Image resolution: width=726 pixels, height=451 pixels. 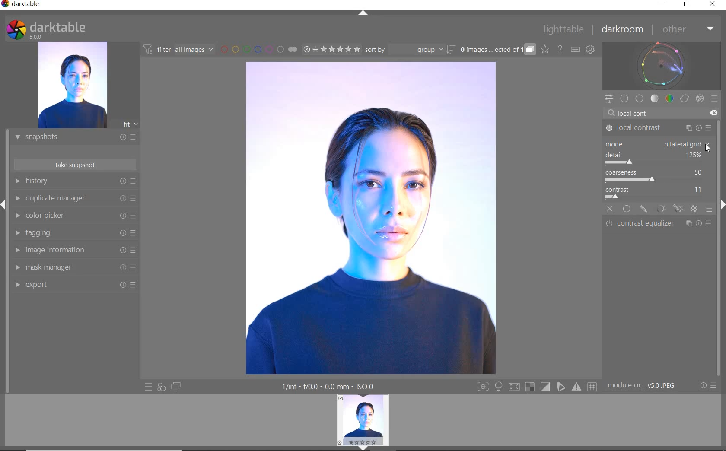 I want to click on Expand/Collapse, so click(x=4, y=205).